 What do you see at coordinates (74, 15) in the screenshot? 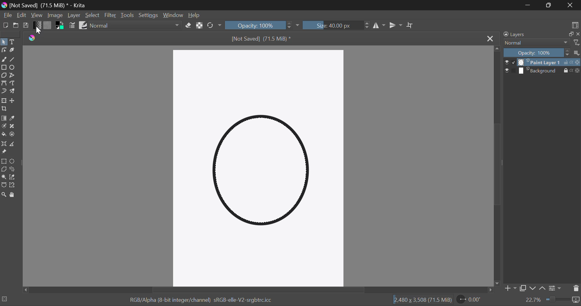
I see `Layer` at bounding box center [74, 15].